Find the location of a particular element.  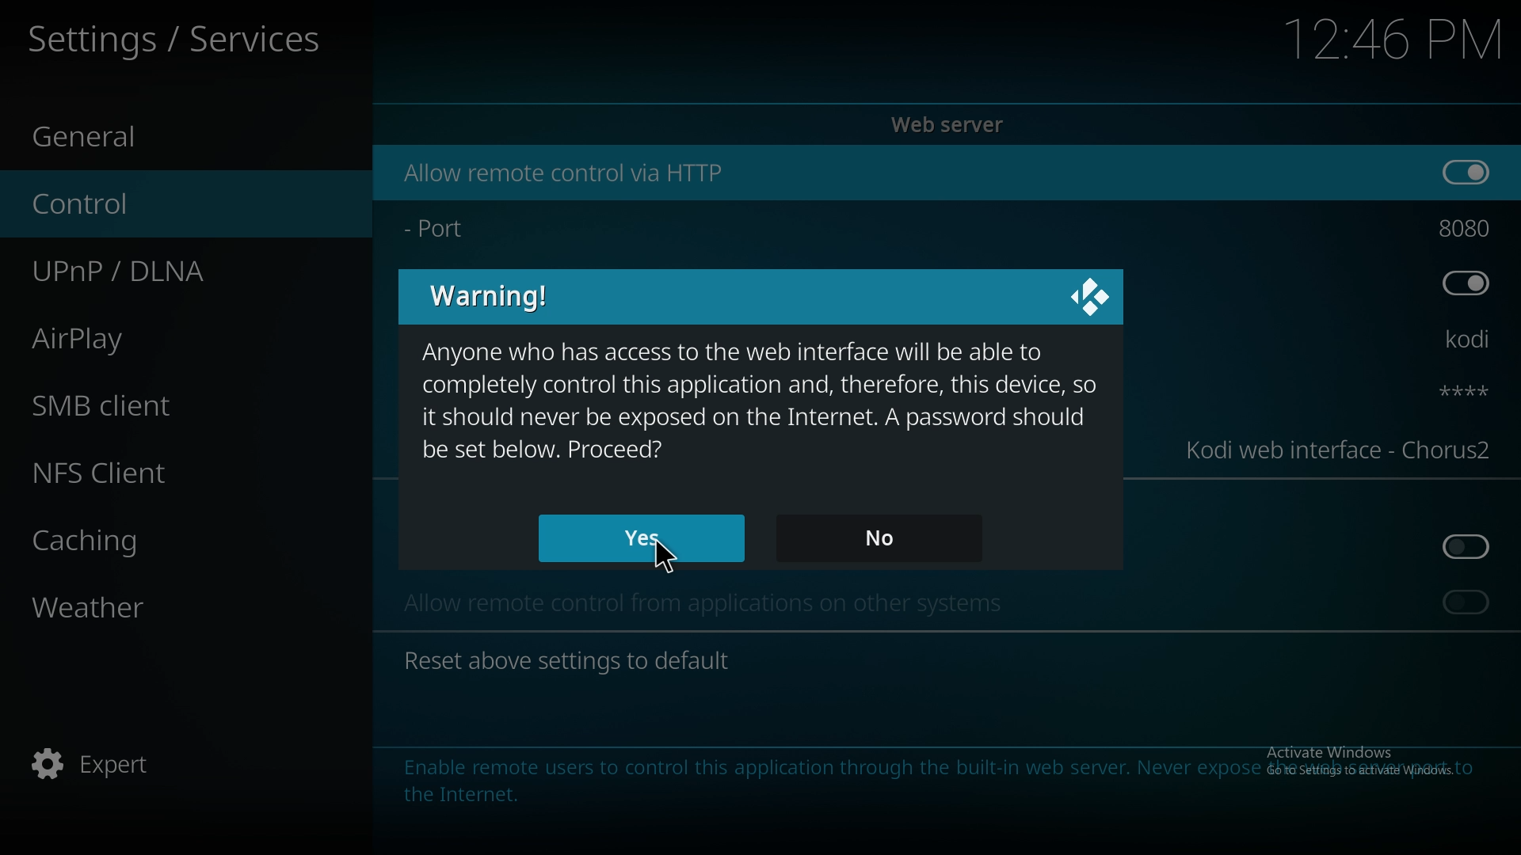

info is located at coordinates (923, 779).